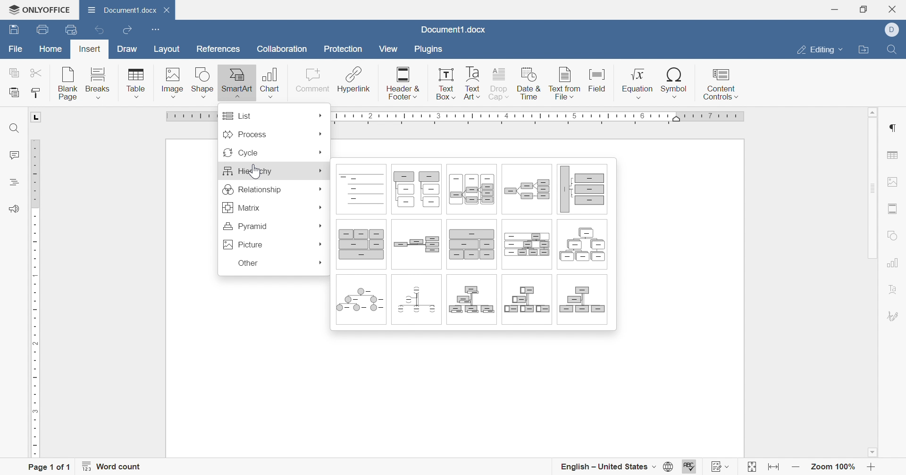 Image resolution: width=906 pixels, height=475 pixels. I want to click on More, so click(321, 188).